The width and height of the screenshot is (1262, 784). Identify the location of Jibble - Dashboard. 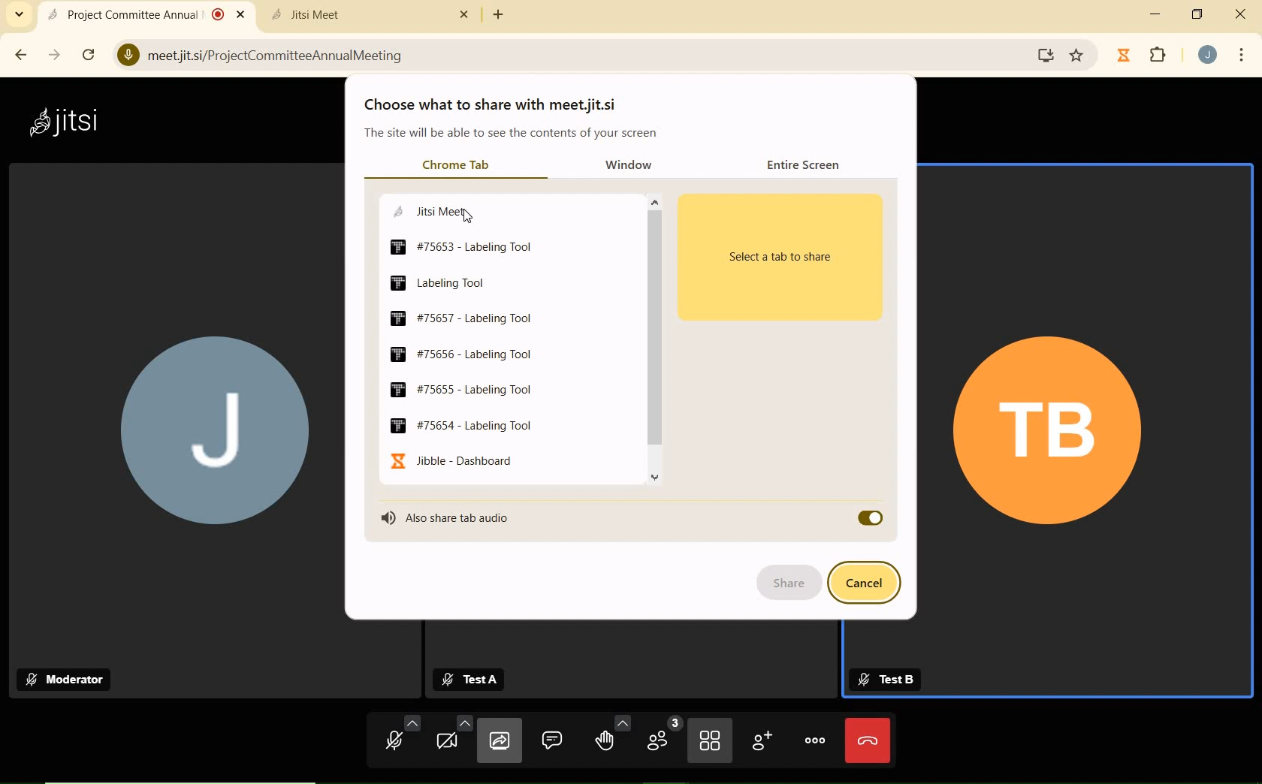
(458, 461).